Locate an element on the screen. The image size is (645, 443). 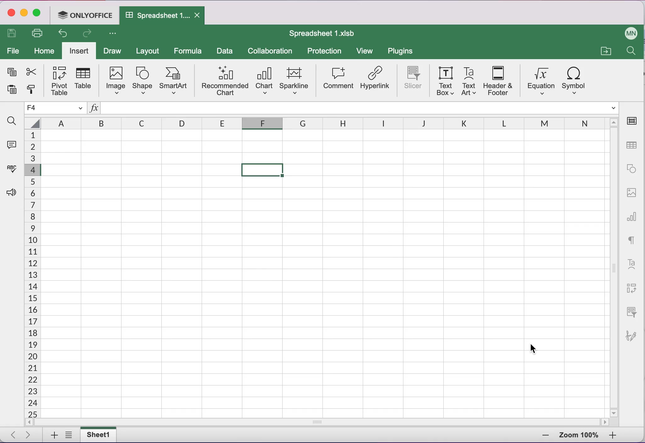
text box is located at coordinates (446, 81).